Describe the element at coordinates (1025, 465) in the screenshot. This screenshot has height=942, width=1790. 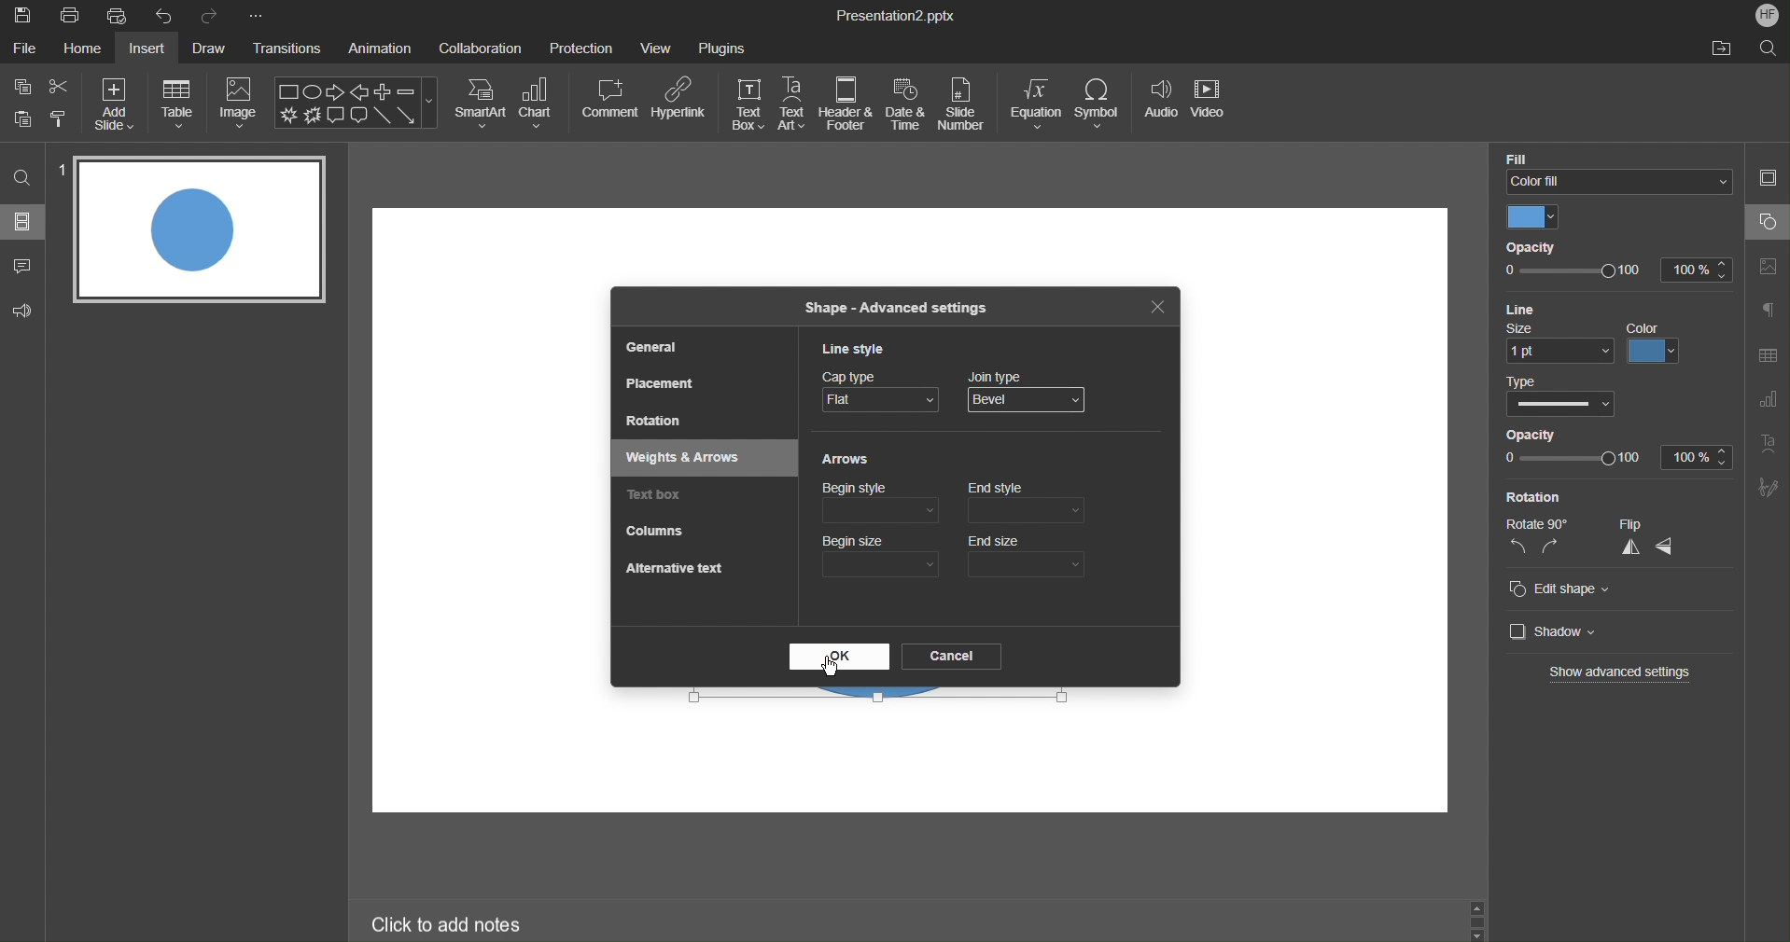
I see `Bevel` at that location.